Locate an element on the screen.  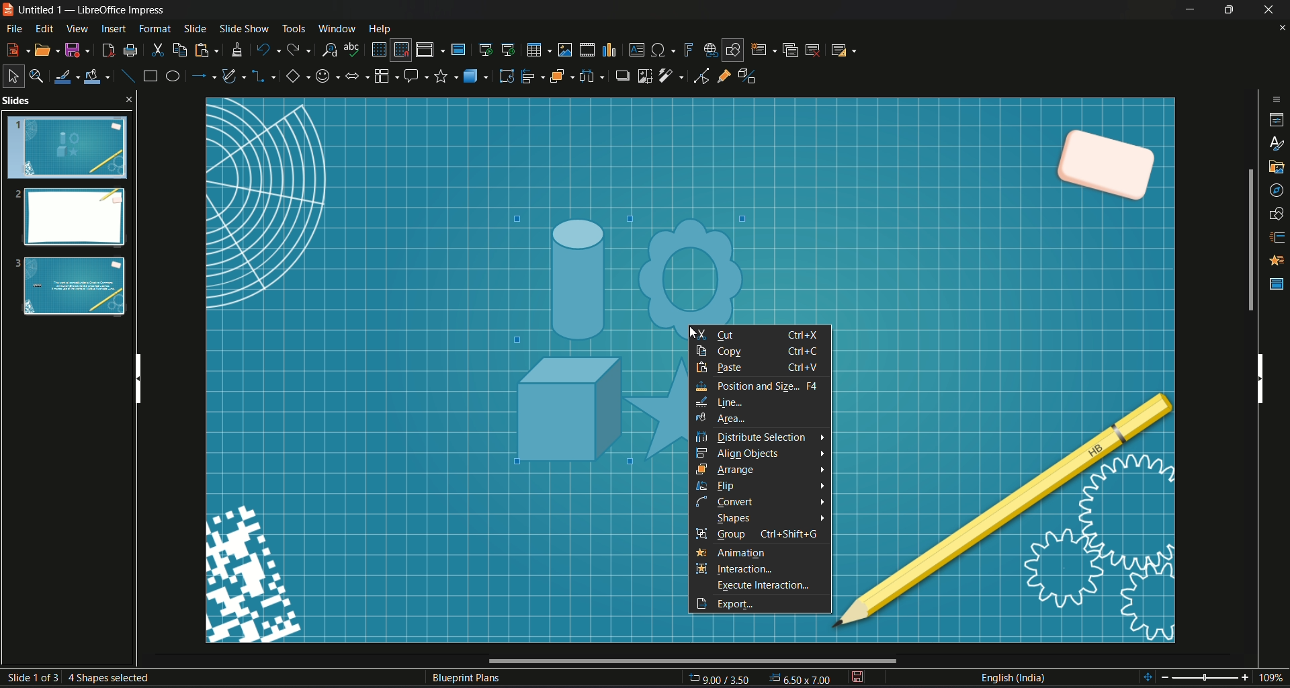
open is located at coordinates (48, 50).